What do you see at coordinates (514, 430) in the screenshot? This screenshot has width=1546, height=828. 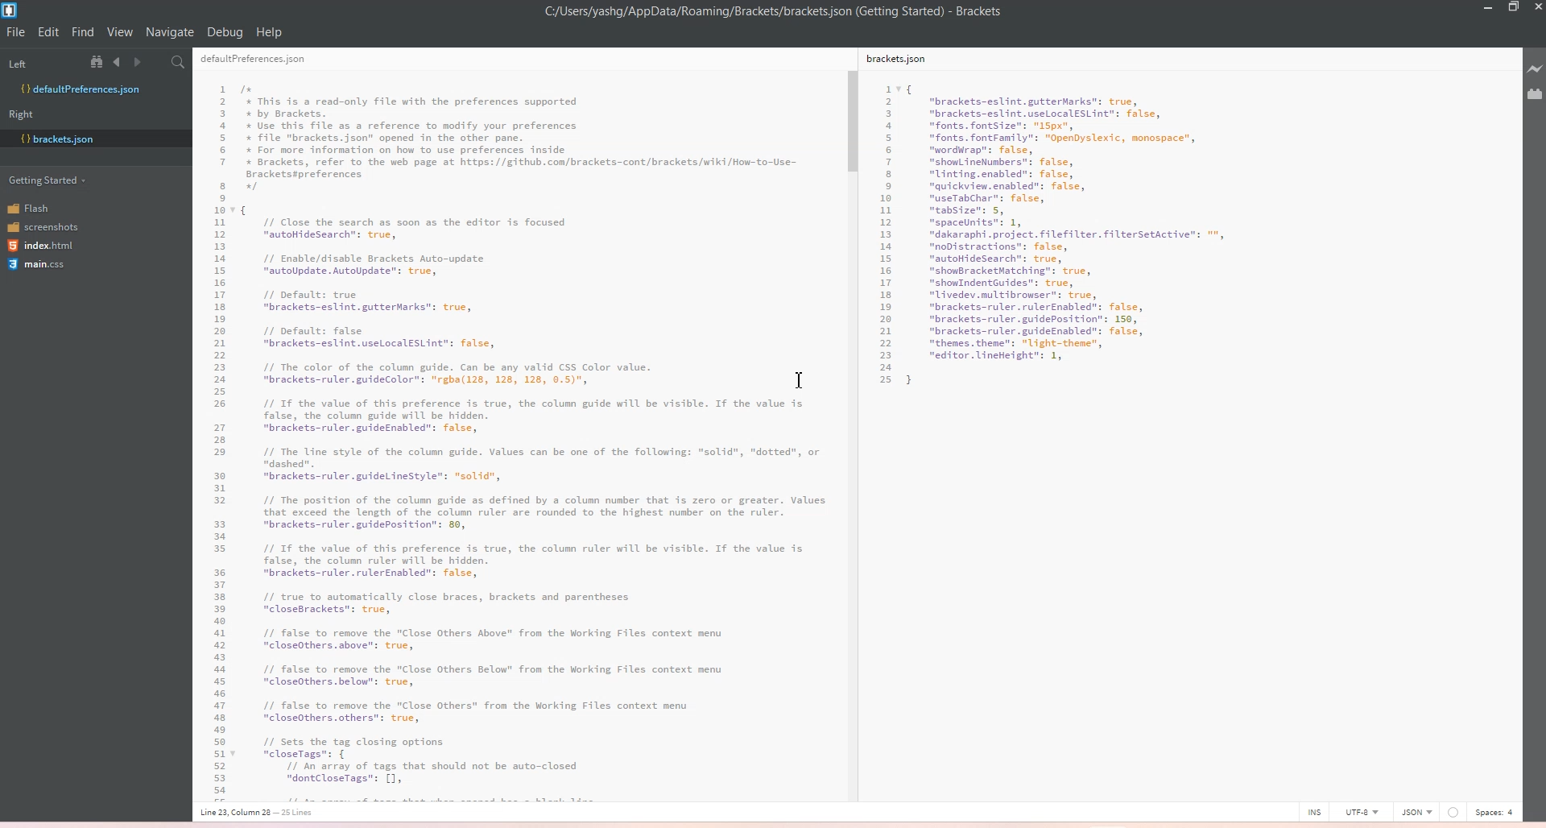 I see `defaultPreferences.json

I”

* This is a read-only file with the preferences supported

* by Brackets.

* Use this file as a reference to modify your preferences

* file "brackets.json" opened in the other pane.

* For more information on how to use preferences inside

* Brackets, refer to the web page at https://github.com/brackets-cont/brackets/wiki/How-to-Us

*

vi

// Close the search as soon as the editor is focused
“autoHideSearch”: true,
// Enable/disable Brackets Auto-update
“autoUpdate. AutoUpdate”: true,
// Default: true
“brackets-eslint.gutterMarks”: true,
// Default: false
“brackets-eslint.uselocalESLint": false,
// The color of the column guide. Can be any valid CSS Color value.
“brackets-ruler.guideColor”: "rgba(128, 128, 128, 0.5)",
// Tf the value of this preference is true, the column guide will be visible. Tf the val.
“brackets-ruler.guideEnabled”: false,
// The line style of the column guide. Values can be one of the following: "solid", "dott
“brackets-ruler.guidelineStyle": "solid",
// The position of the column guide as defined by a column number that is zero or greater
“brackets-ruler.guidePosition”: 80,
// Tf the value of this preference is true, the column ruler will be visible. Tf the val.
“brackets-ruler.rulerEnabled”: false,
// true to automatically close braces, brackets and parentheses
“closeBrackets”: true,
// false to remove the "Close Others Above” from the Working Files context menu
“closeOthers.above”: true,
// false to remove the "Close Others Below” from the Working Files context menu
“closeOthers.below": true,
// false to remove the "Close Others” from the Working Files context menu
“closeOthers.others”: true,` at bounding box center [514, 430].